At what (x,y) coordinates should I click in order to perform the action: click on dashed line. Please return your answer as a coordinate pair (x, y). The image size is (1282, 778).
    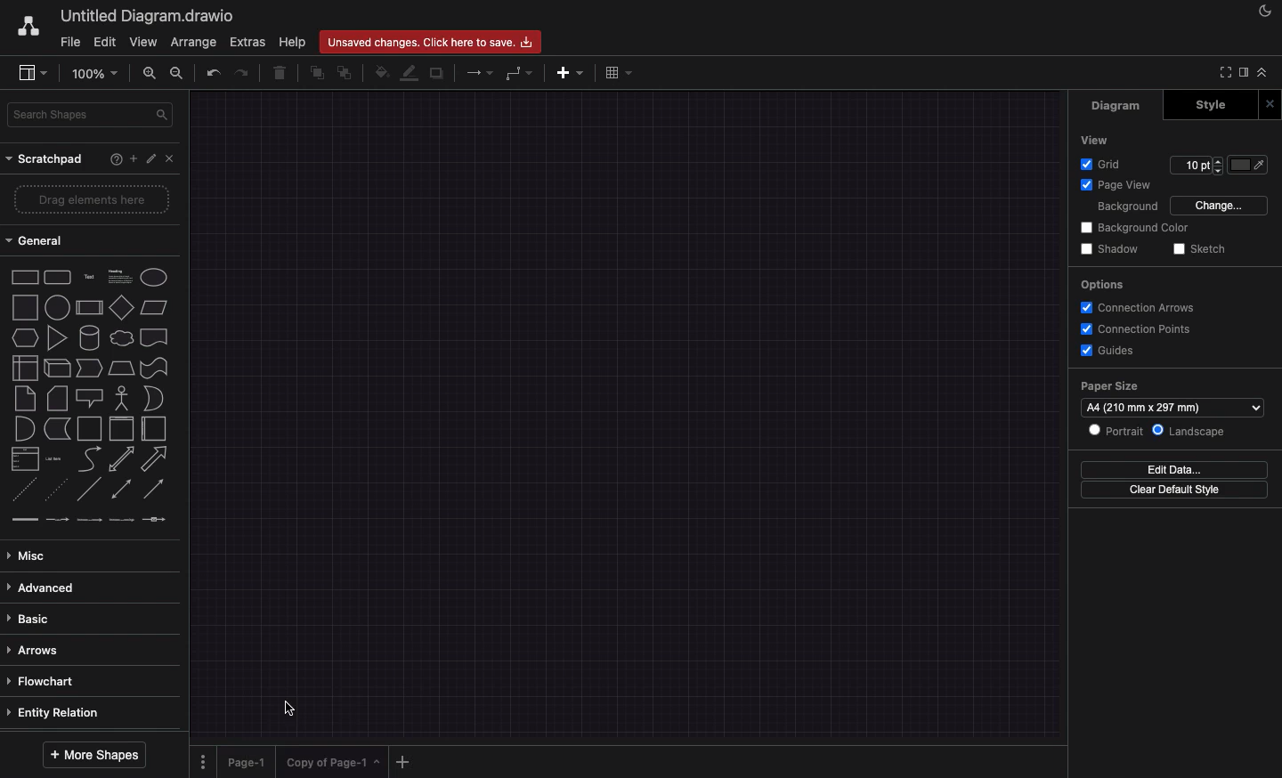
    Looking at the image, I should click on (23, 489).